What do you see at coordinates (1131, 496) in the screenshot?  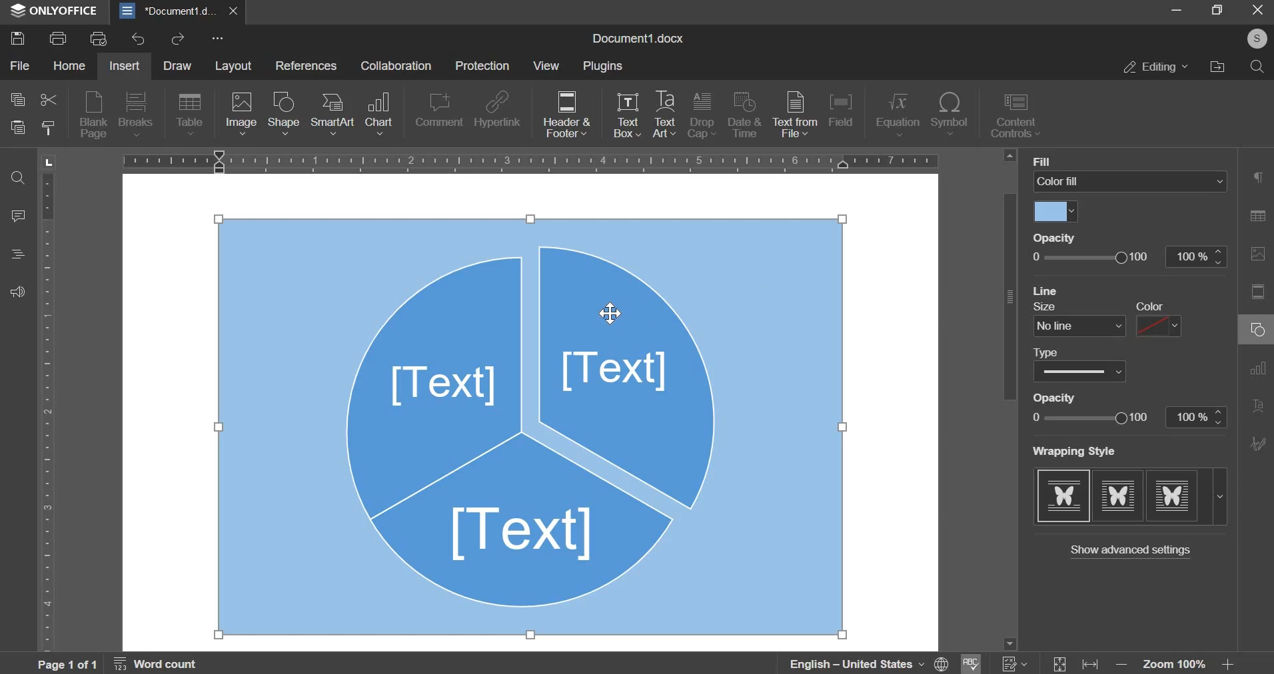 I see `wrapping style` at bounding box center [1131, 496].